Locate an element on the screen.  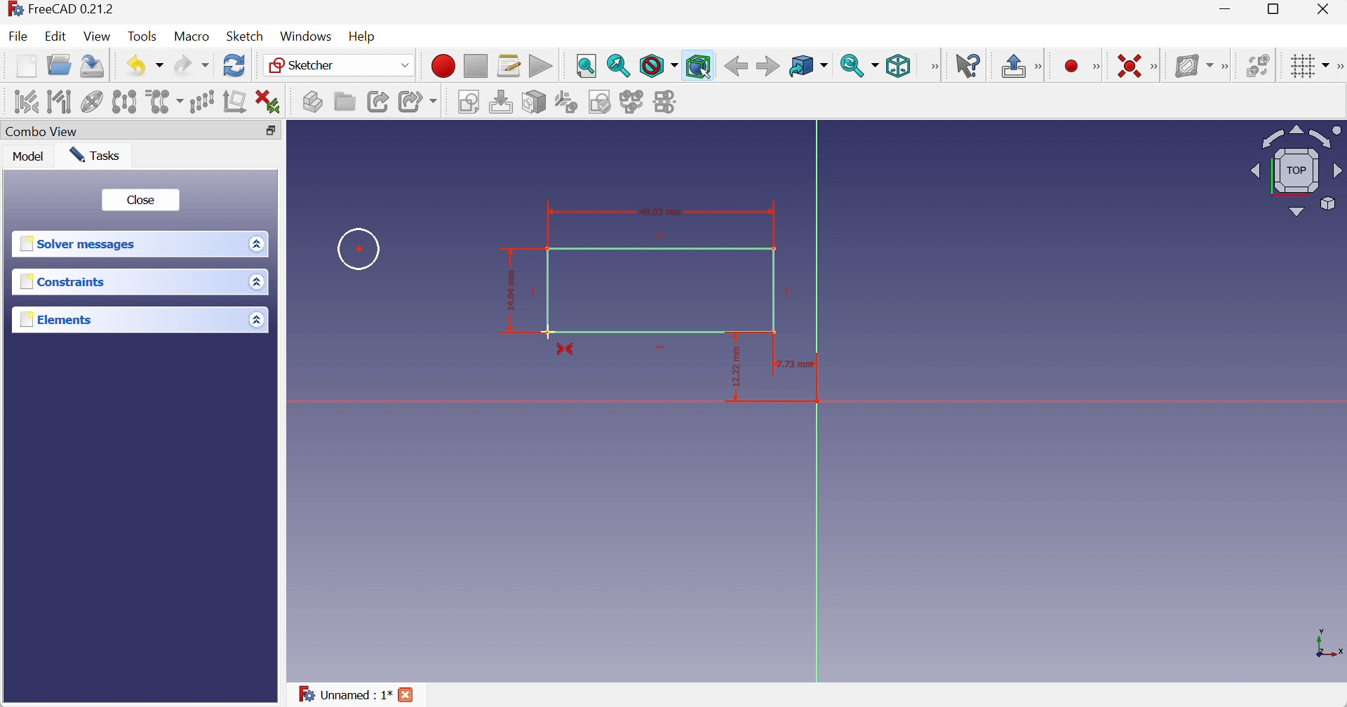
New is located at coordinates (27, 67).